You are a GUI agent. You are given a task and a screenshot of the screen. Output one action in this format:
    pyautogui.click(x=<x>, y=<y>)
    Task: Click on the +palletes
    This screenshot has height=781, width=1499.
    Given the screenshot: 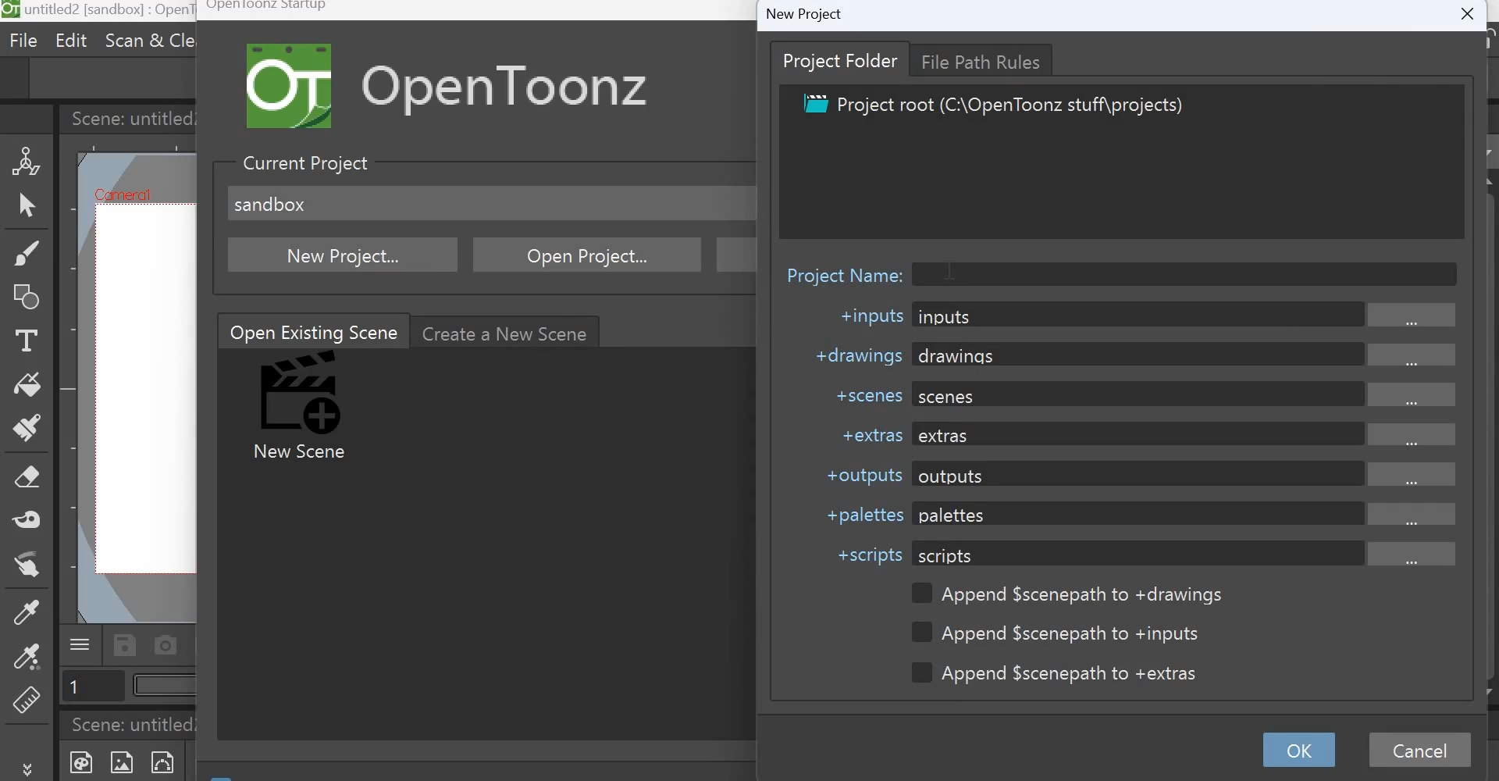 What is the action you would take?
    pyautogui.click(x=861, y=515)
    